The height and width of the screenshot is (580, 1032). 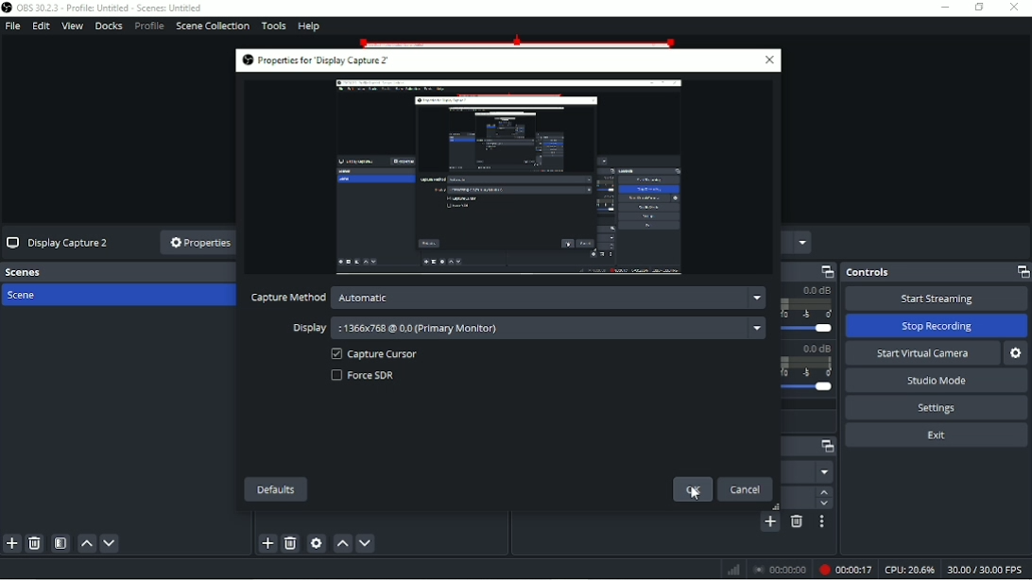 I want to click on Minimize, so click(x=945, y=8).